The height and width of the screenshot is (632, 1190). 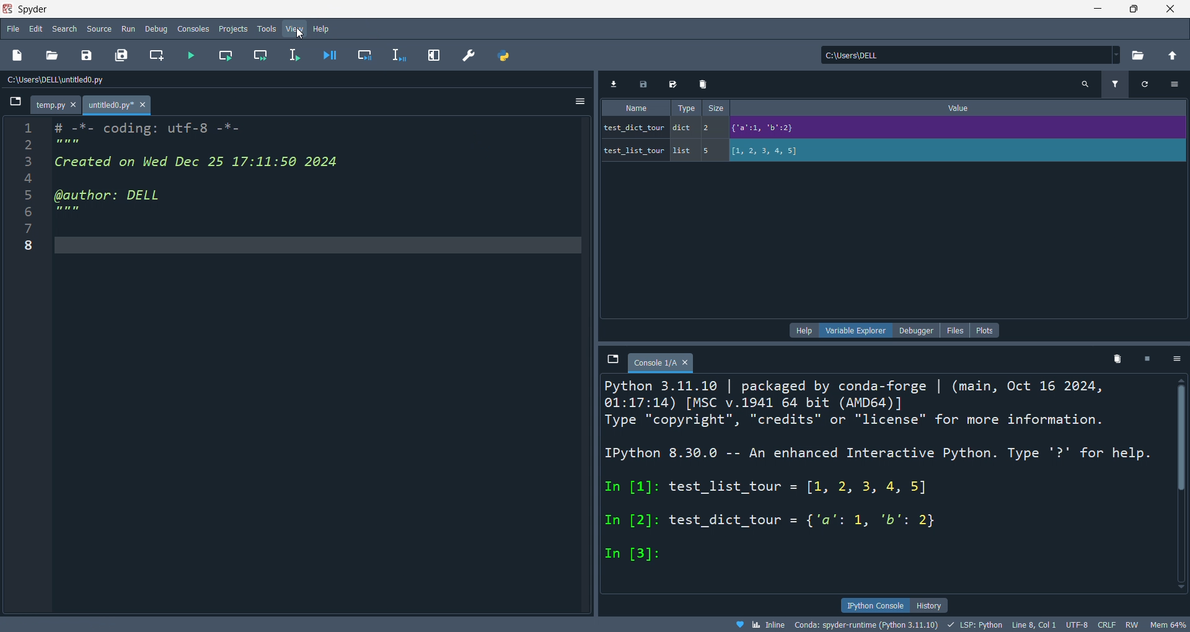 I want to click on ipython console pane, so click(x=605, y=473).